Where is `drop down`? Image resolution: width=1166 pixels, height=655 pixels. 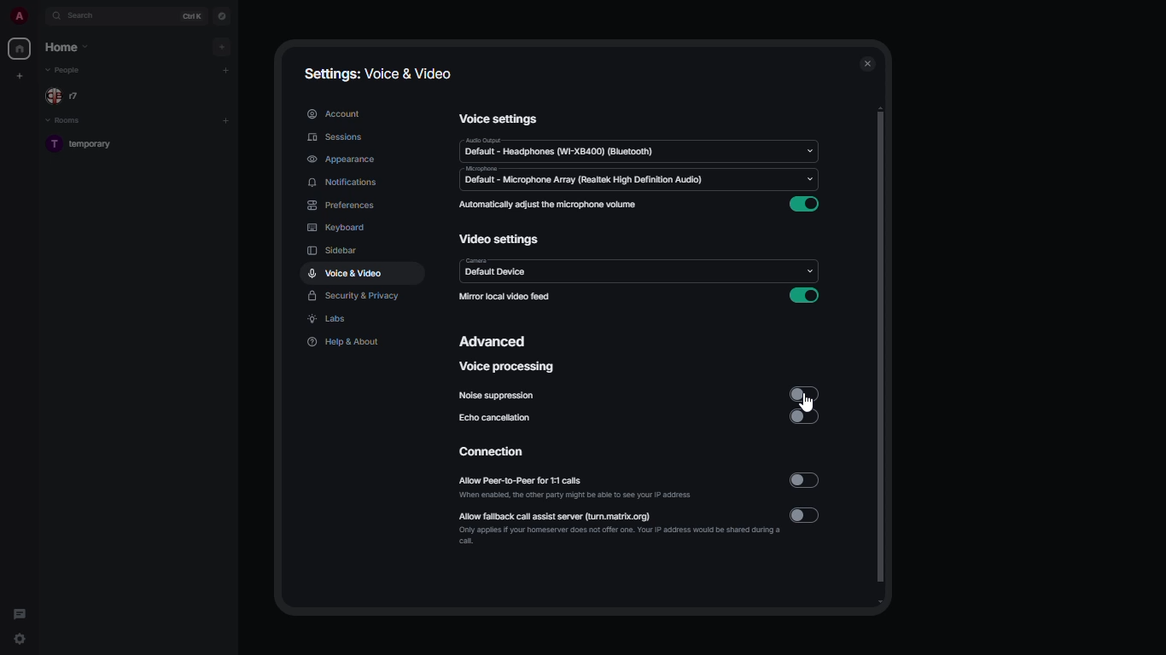
drop down is located at coordinates (808, 273).